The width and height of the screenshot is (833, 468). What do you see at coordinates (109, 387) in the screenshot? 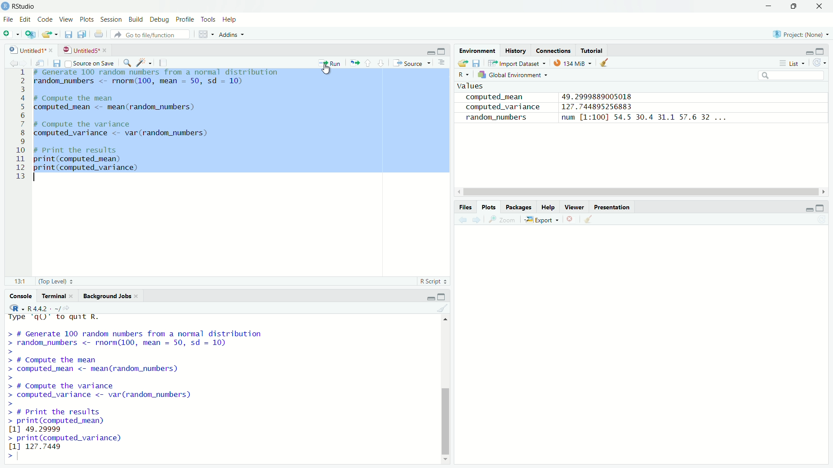
I see `Compute the variance“ computed_variance <- var (random_numbers)` at bounding box center [109, 387].